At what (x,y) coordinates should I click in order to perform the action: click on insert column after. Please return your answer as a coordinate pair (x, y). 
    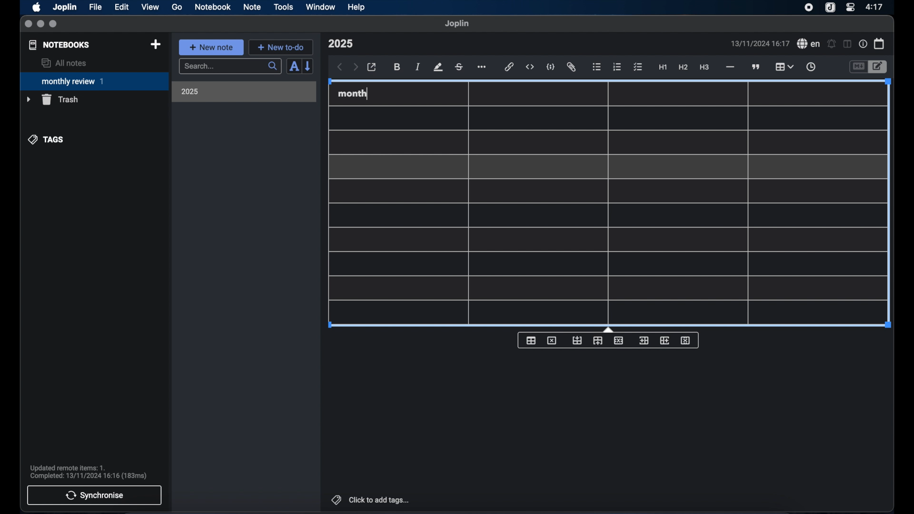
    Looking at the image, I should click on (665, 340).